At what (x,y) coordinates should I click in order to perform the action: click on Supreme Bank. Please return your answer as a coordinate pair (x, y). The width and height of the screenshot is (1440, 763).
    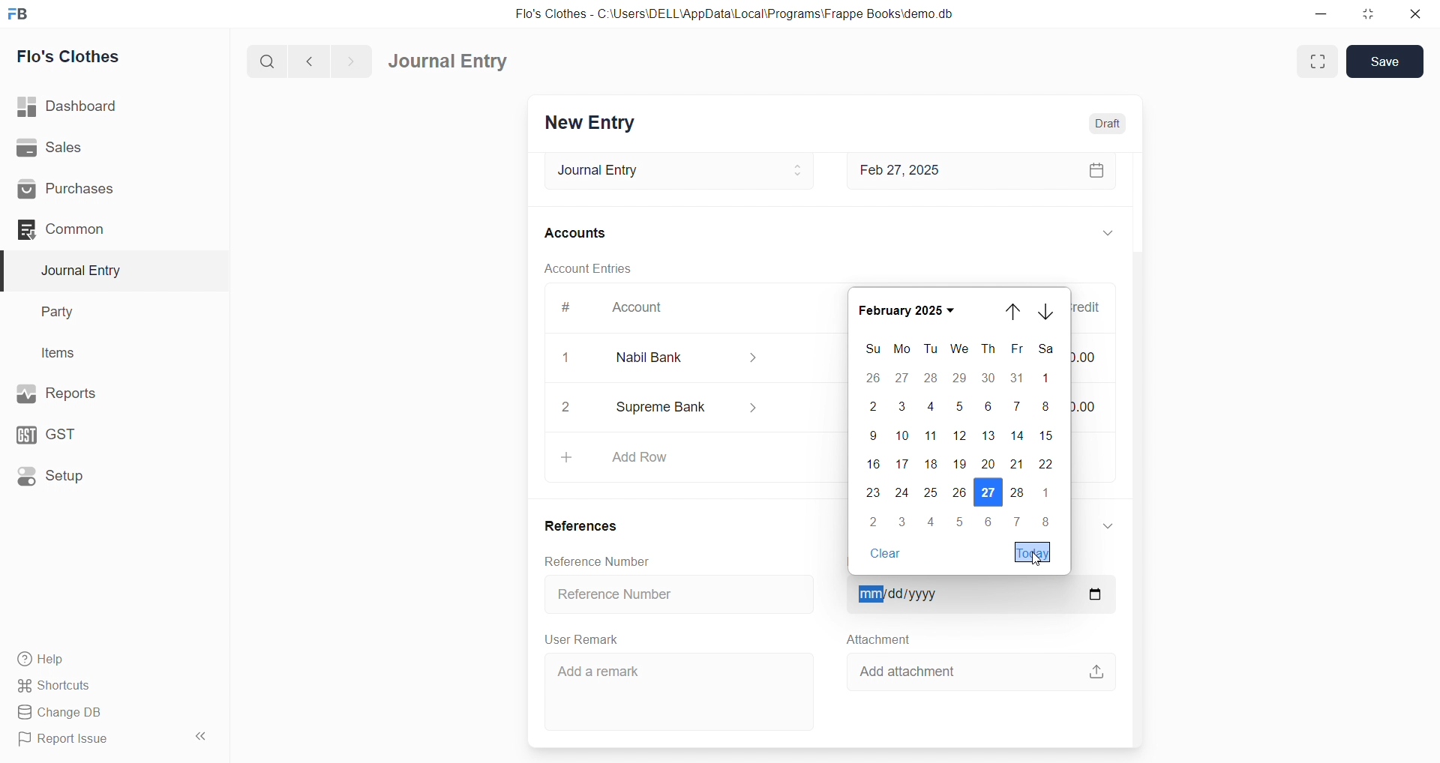
    Looking at the image, I should click on (691, 405).